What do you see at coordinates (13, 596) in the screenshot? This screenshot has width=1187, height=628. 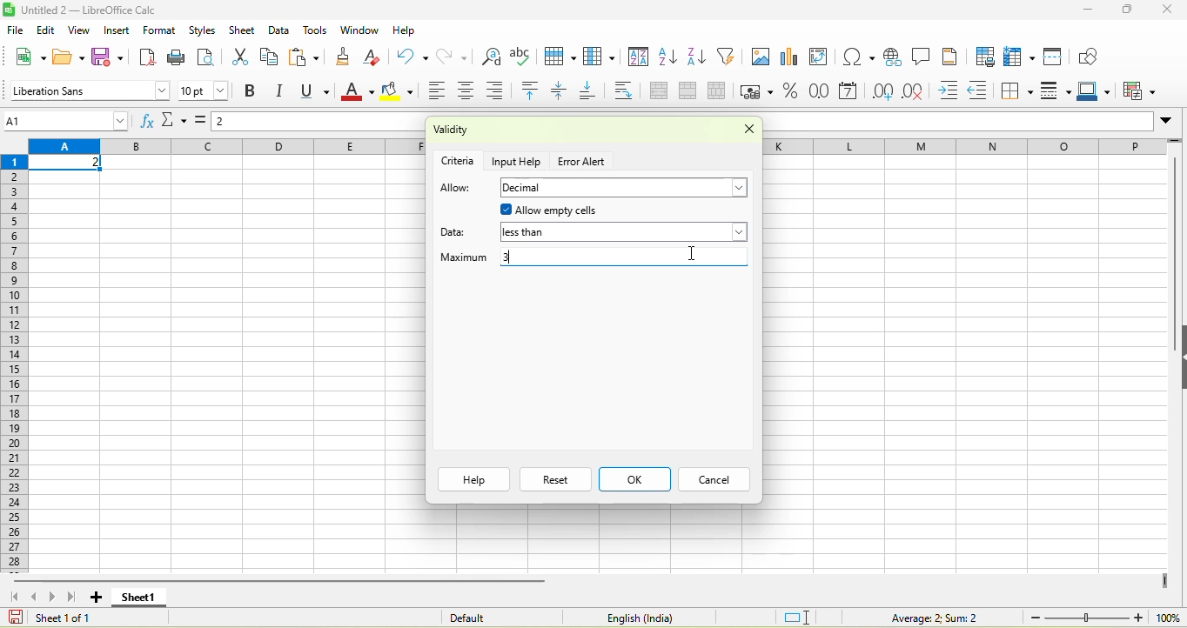 I see `scroll to first sheet` at bounding box center [13, 596].